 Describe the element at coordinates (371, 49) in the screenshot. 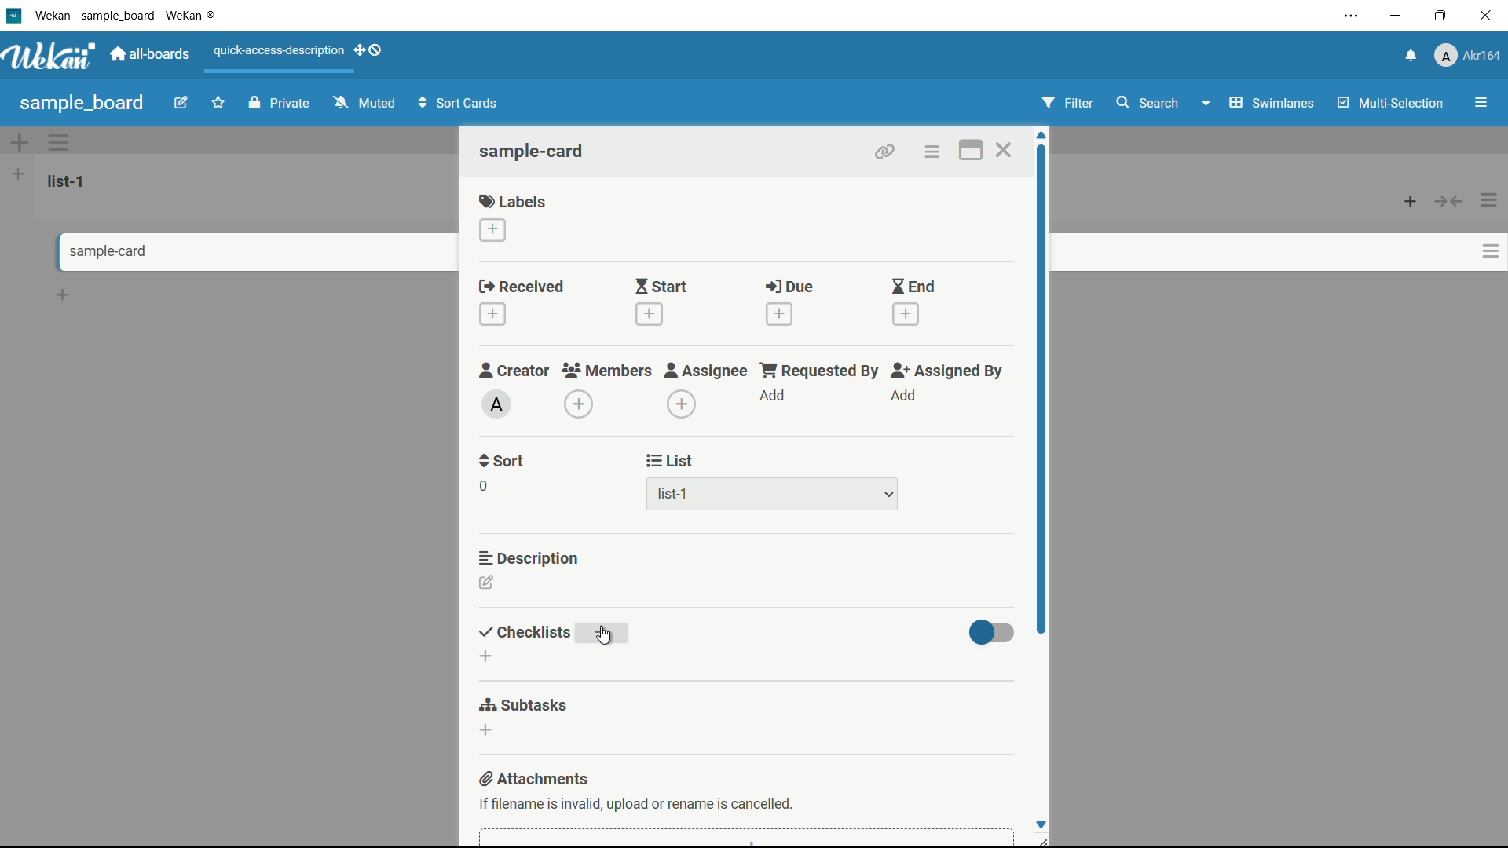

I see `show-desktop-drag-handles` at that location.